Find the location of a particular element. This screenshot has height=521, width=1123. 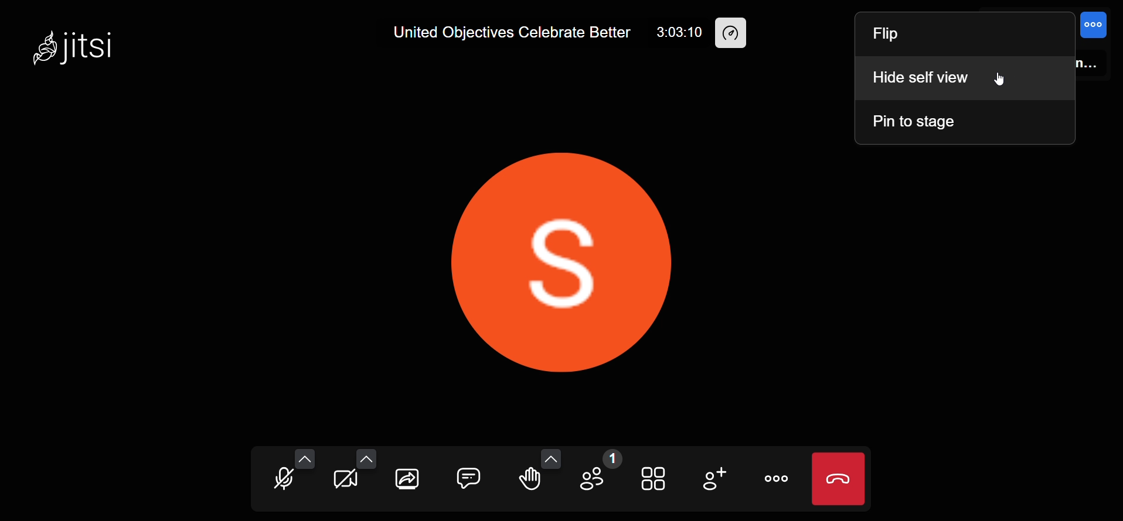

display picture is located at coordinates (572, 259).